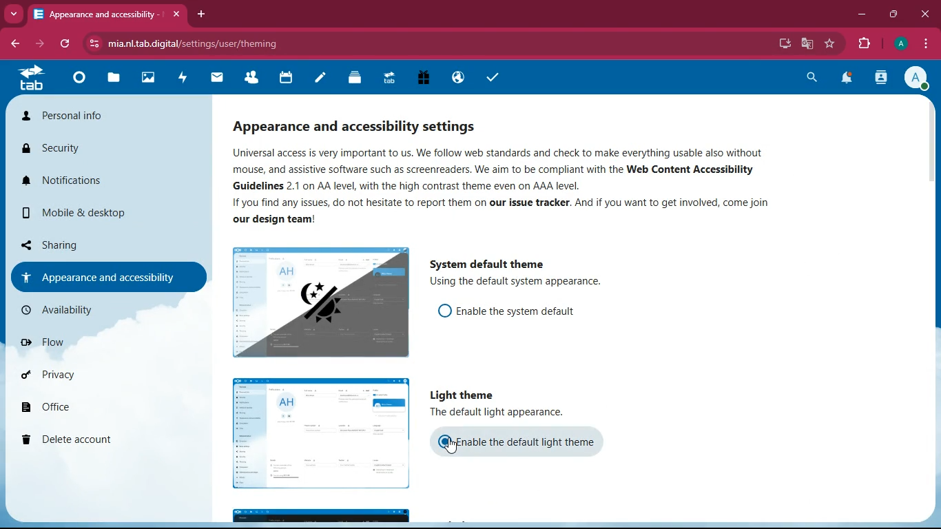 This screenshot has width=941, height=529. Describe the element at coordinates (107, 185) in the screenshot. I see `notifications` at that location.